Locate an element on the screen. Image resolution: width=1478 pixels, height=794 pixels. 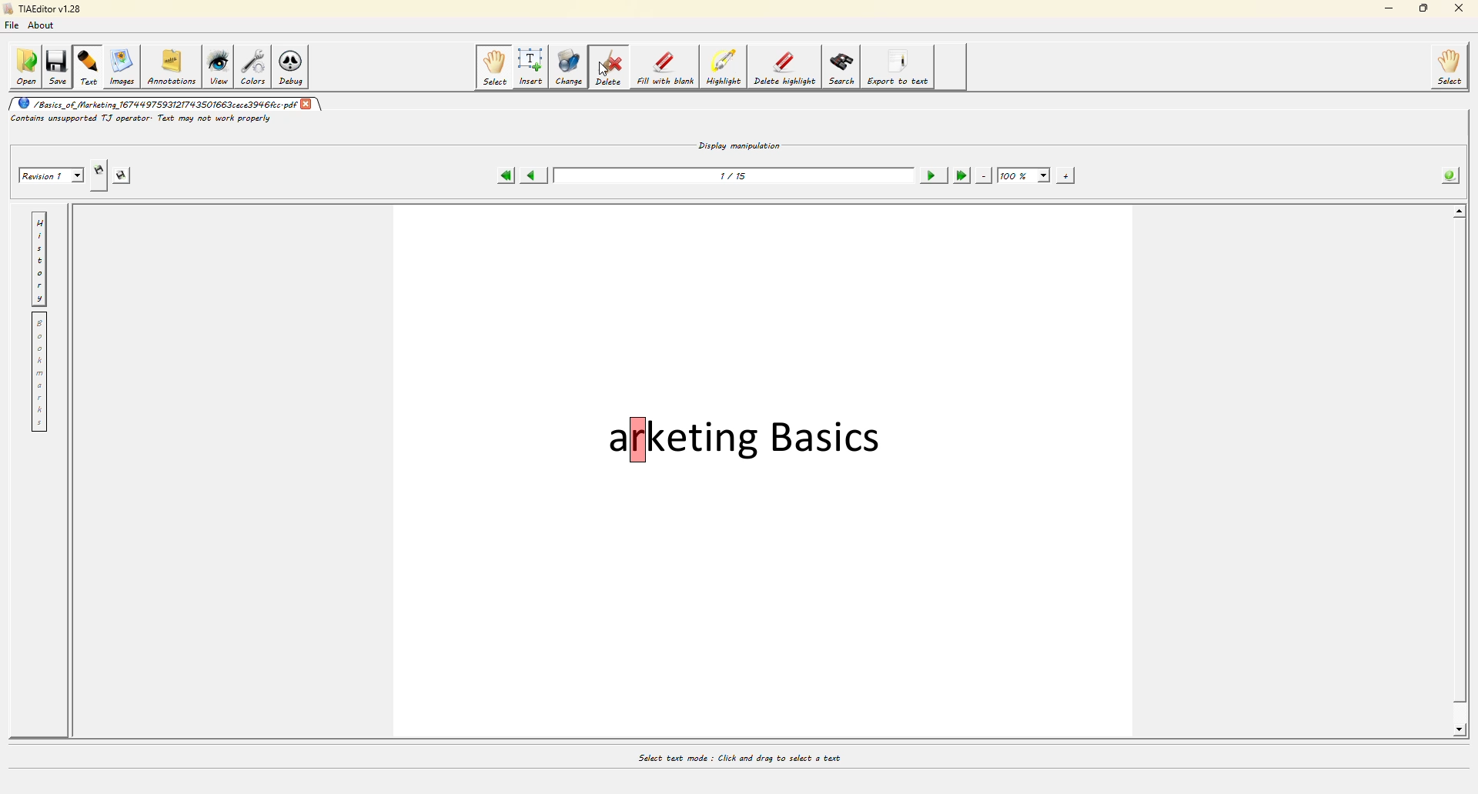
select is located at coordinates (493, 67).